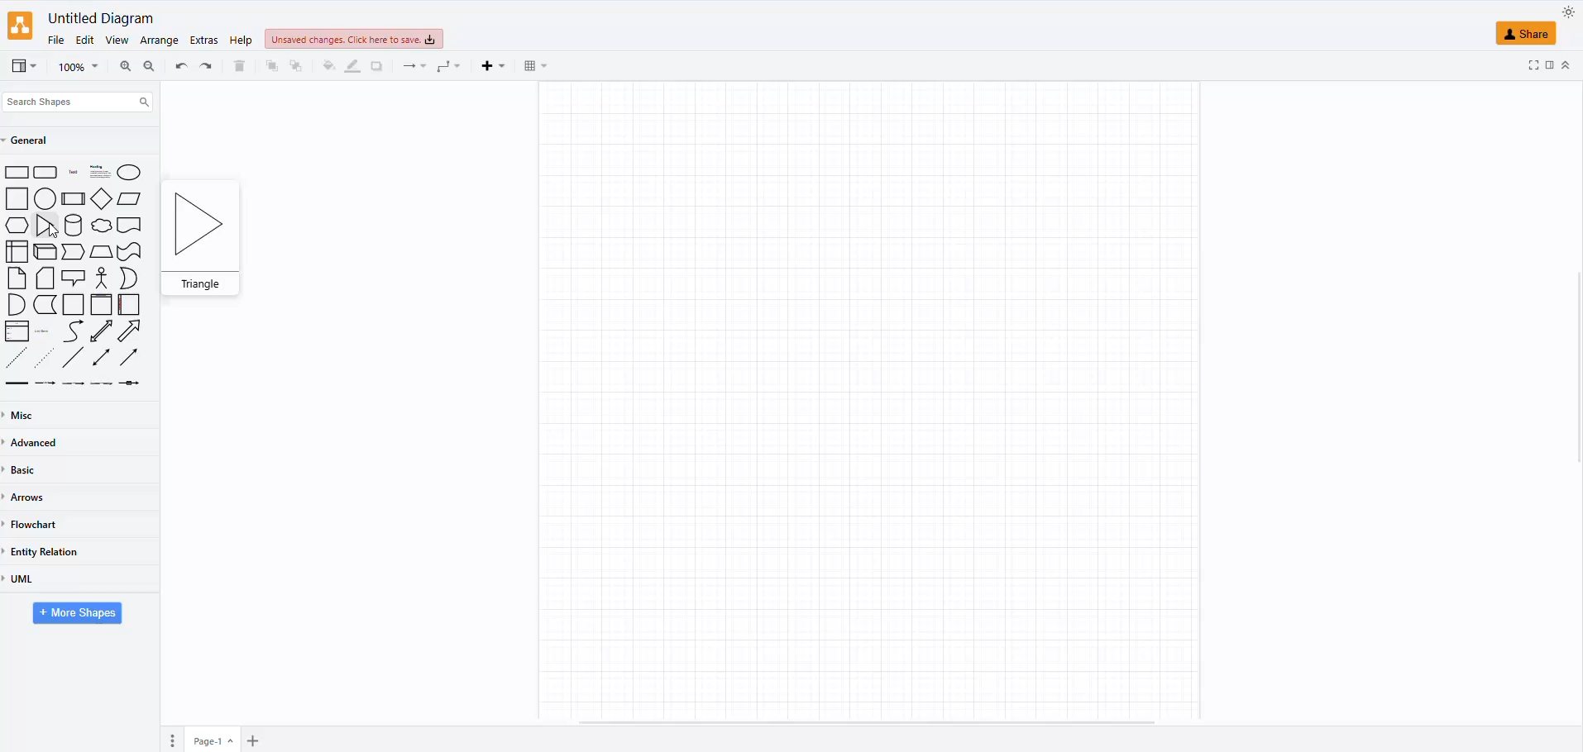 The width and height of the screenshot is (1583, 752). What do you see at coordinates (47, 226) in the screenshot?
I see `Triangle` at bounding box center [47, 226].